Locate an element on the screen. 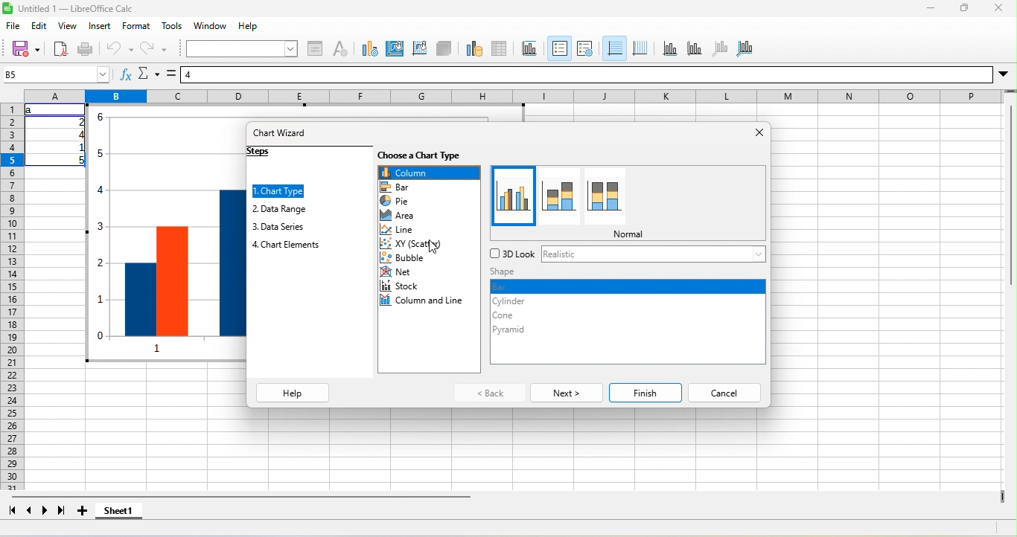 The height and width of the screenshot is (537, 1017). function wizard is located at coordinates (127, 74).